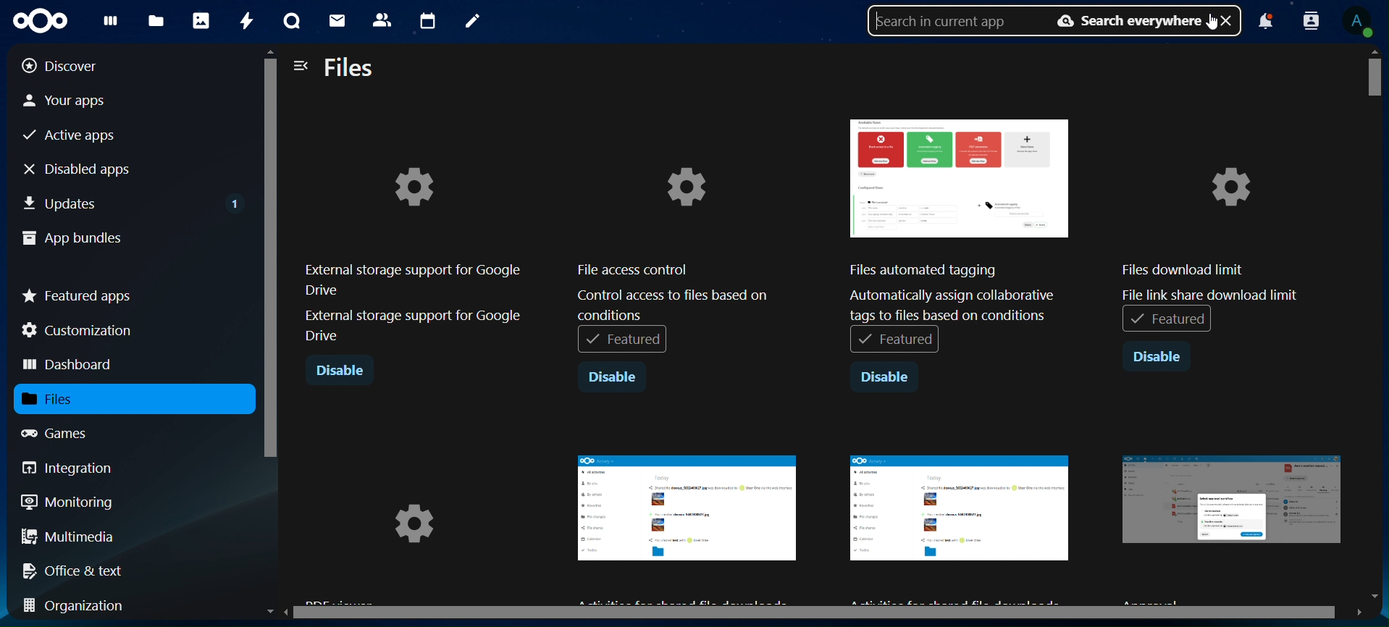 The width and height of the screenshot is (1389, 627). I want to click on search everywhere, so click(1125, 22).